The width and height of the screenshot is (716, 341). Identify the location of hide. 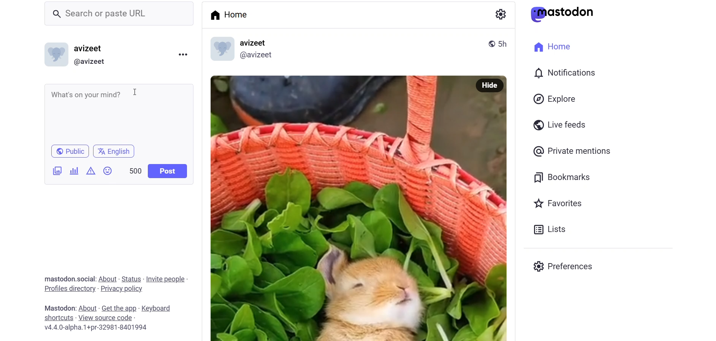
(492, 85).